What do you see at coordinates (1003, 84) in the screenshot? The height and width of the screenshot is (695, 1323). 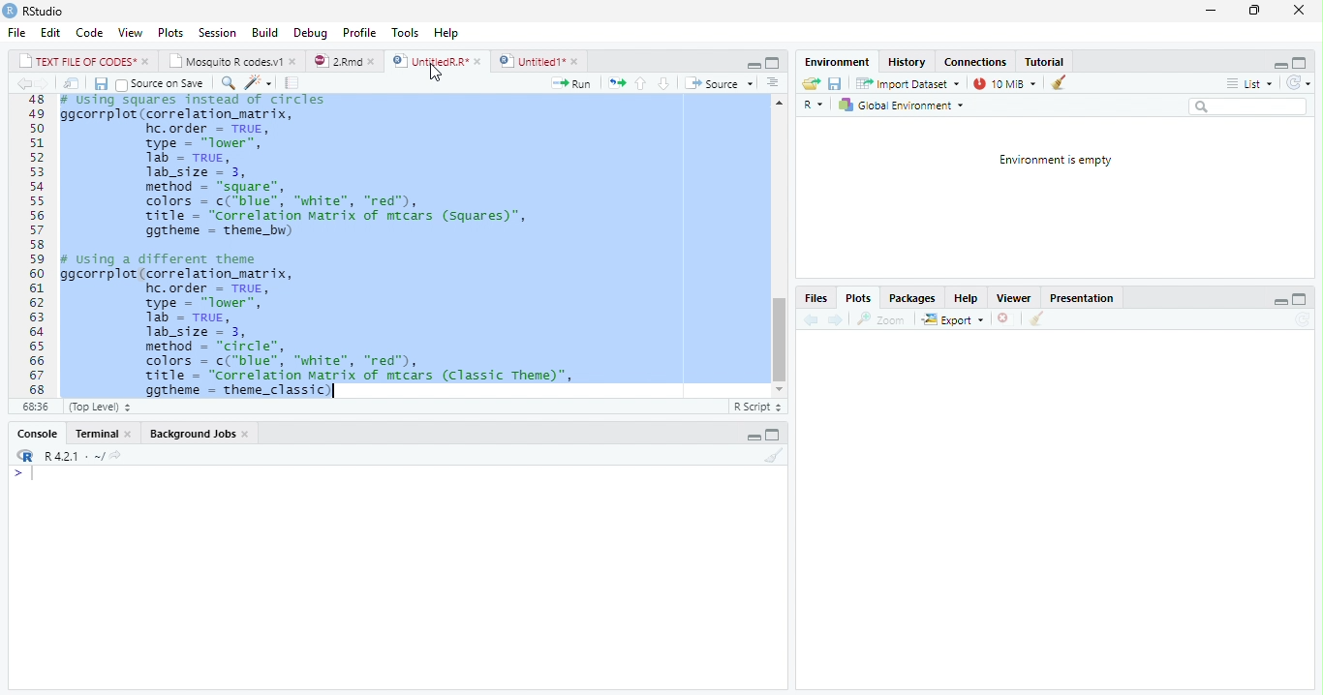 I see `9 mb` at bounding box center [1003, 84].